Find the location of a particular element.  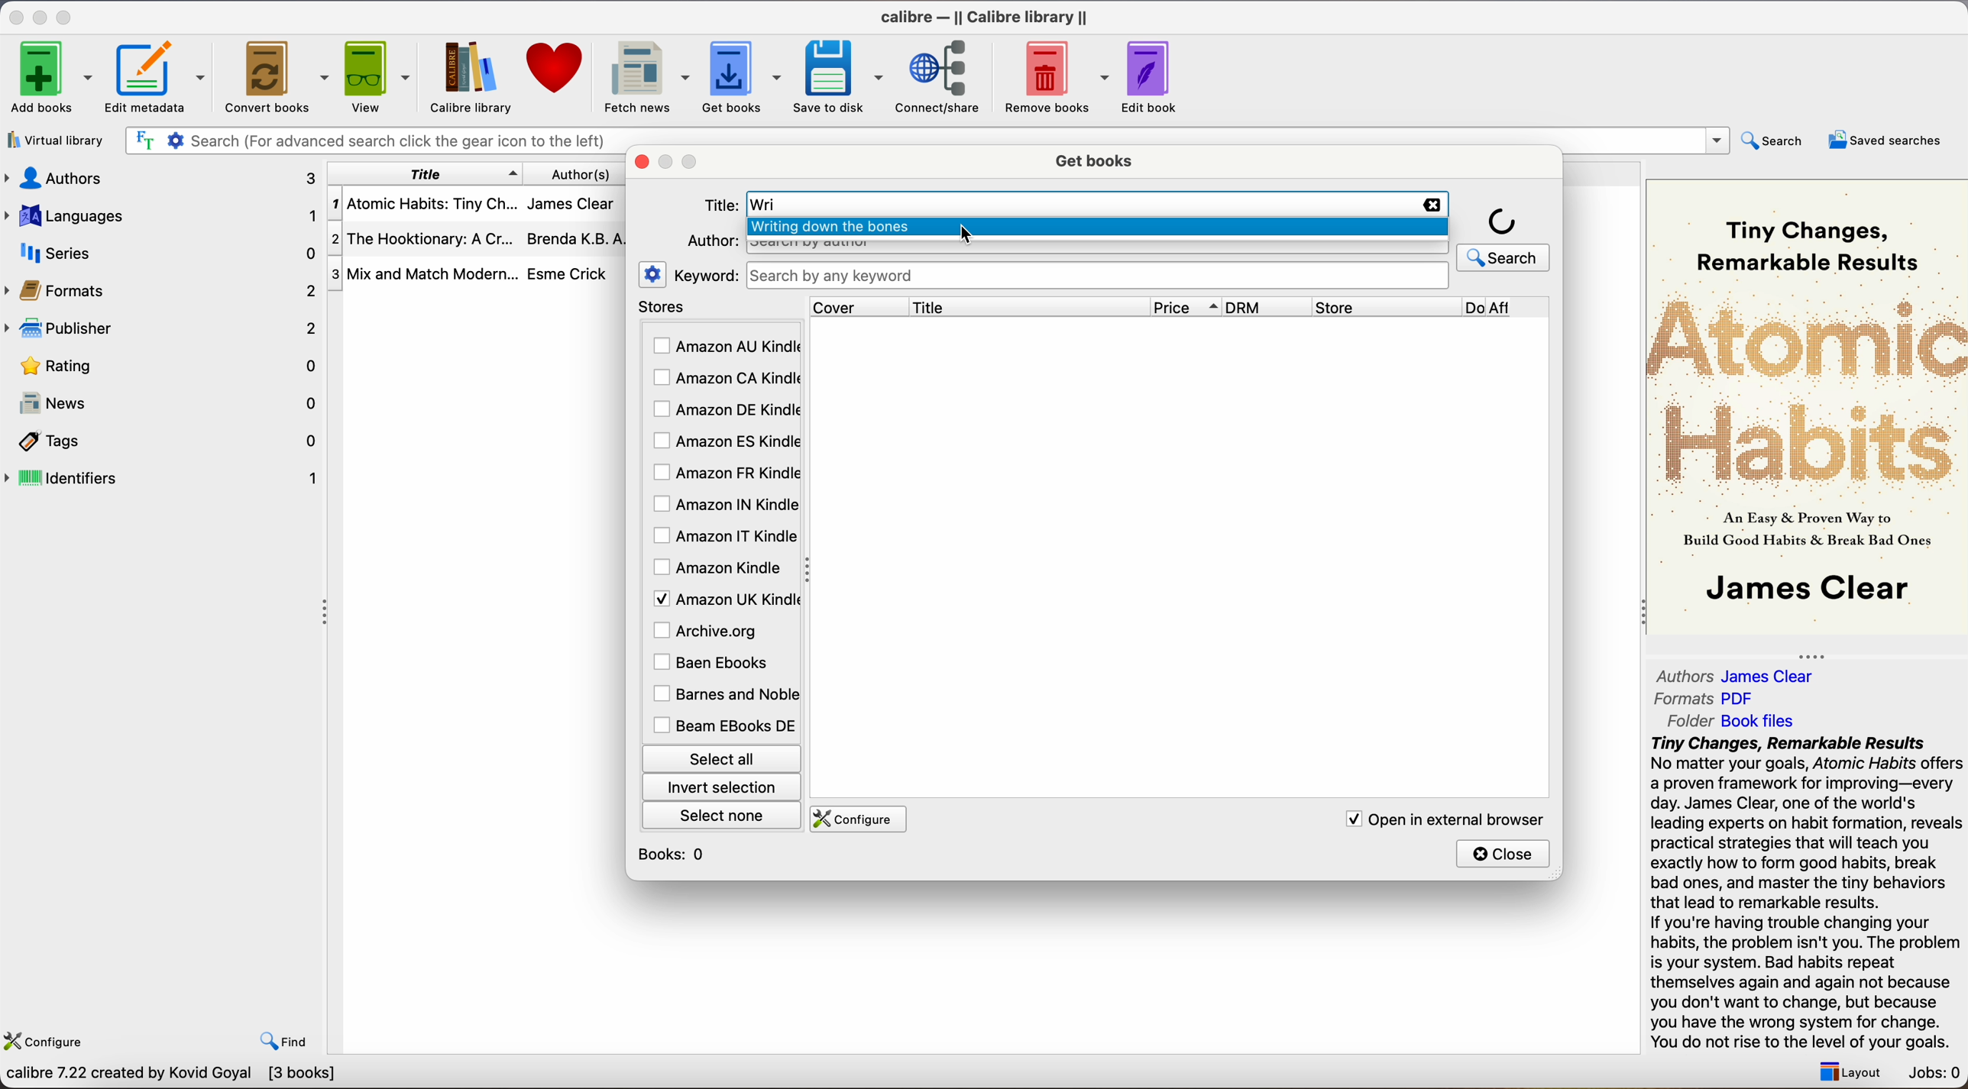

Amazon UK Kindle is located at coordinates (723, 598).